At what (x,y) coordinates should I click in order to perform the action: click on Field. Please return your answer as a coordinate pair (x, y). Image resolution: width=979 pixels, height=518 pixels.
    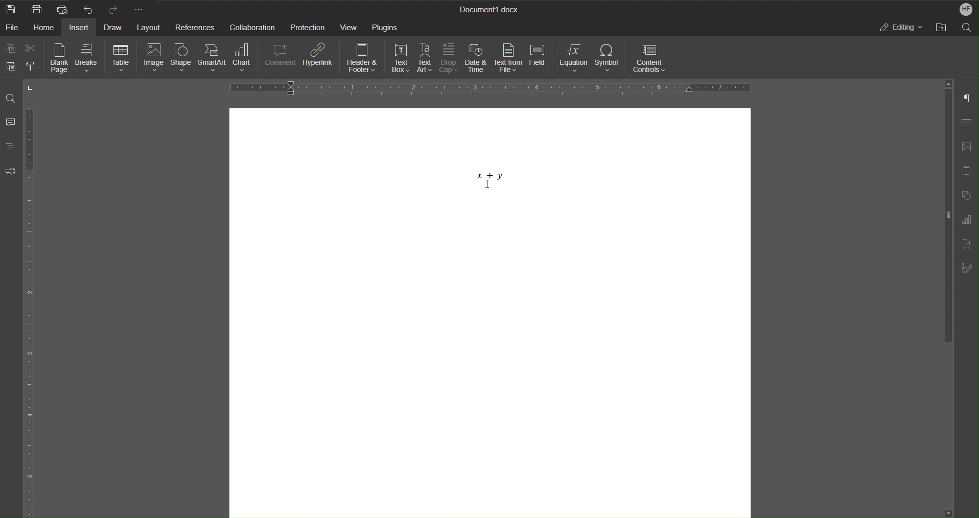
    Looking at the image, I should click on (540, 60).